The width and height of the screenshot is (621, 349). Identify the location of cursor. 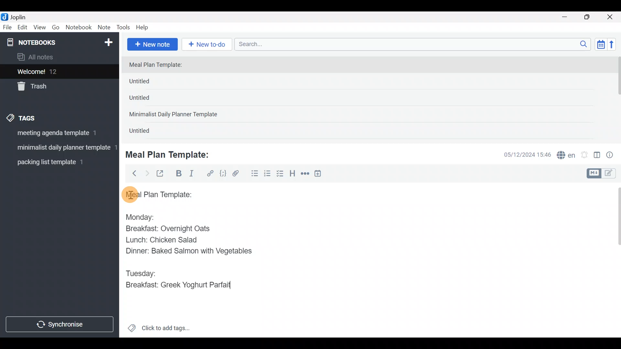
(129, 194).